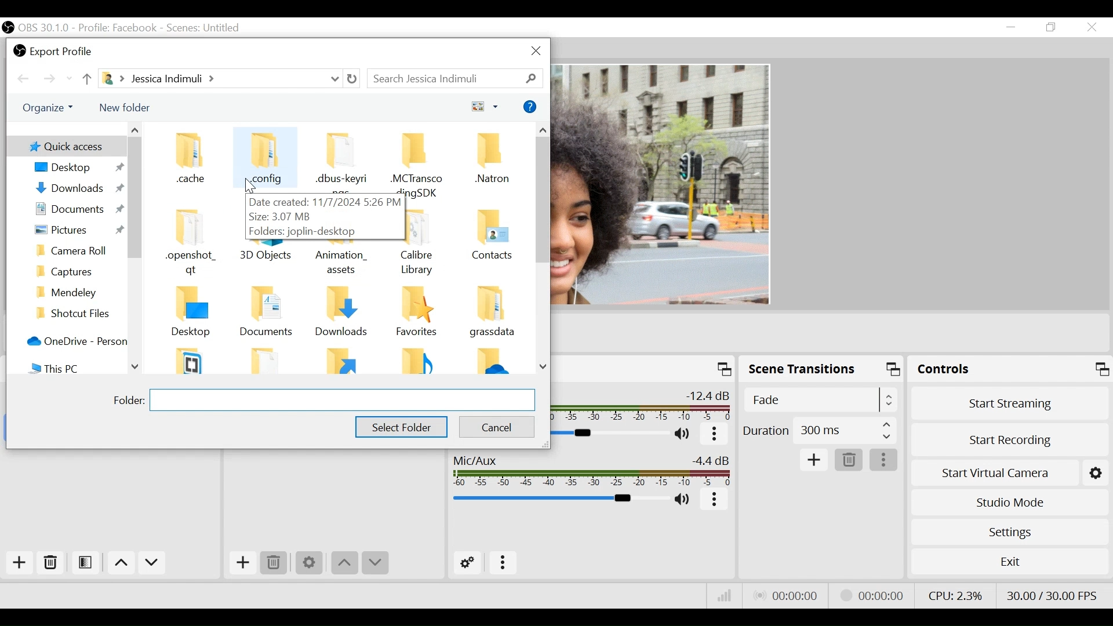 Image resolution: width=1113 pixels, height=626 pixels. I want to click on Folder, so click(195, 243).